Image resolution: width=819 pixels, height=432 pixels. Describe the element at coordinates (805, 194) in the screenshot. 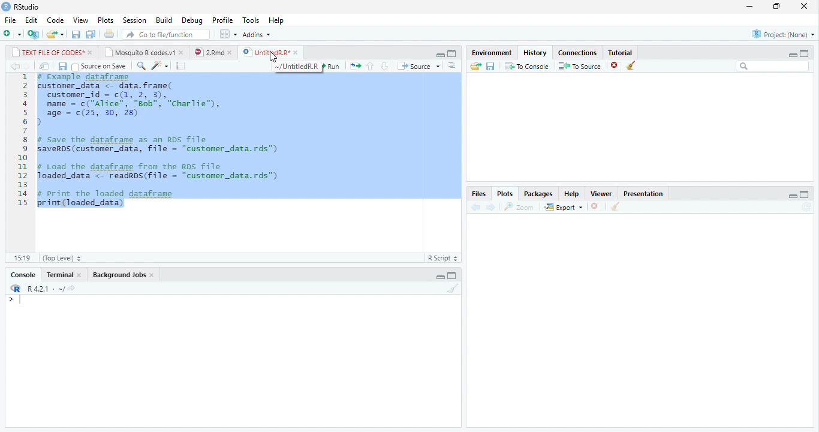

I see `maximize` at that location.